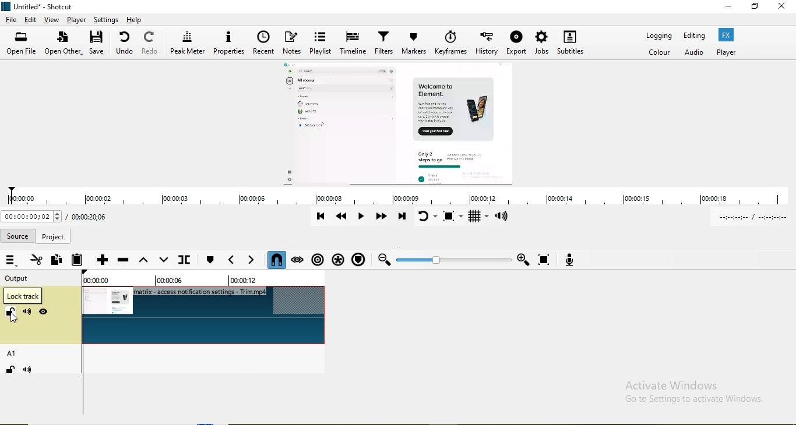  What do you see at coordinates (99, 42) in the screenshot?
I see `Save` at bounding box center [99, 42].